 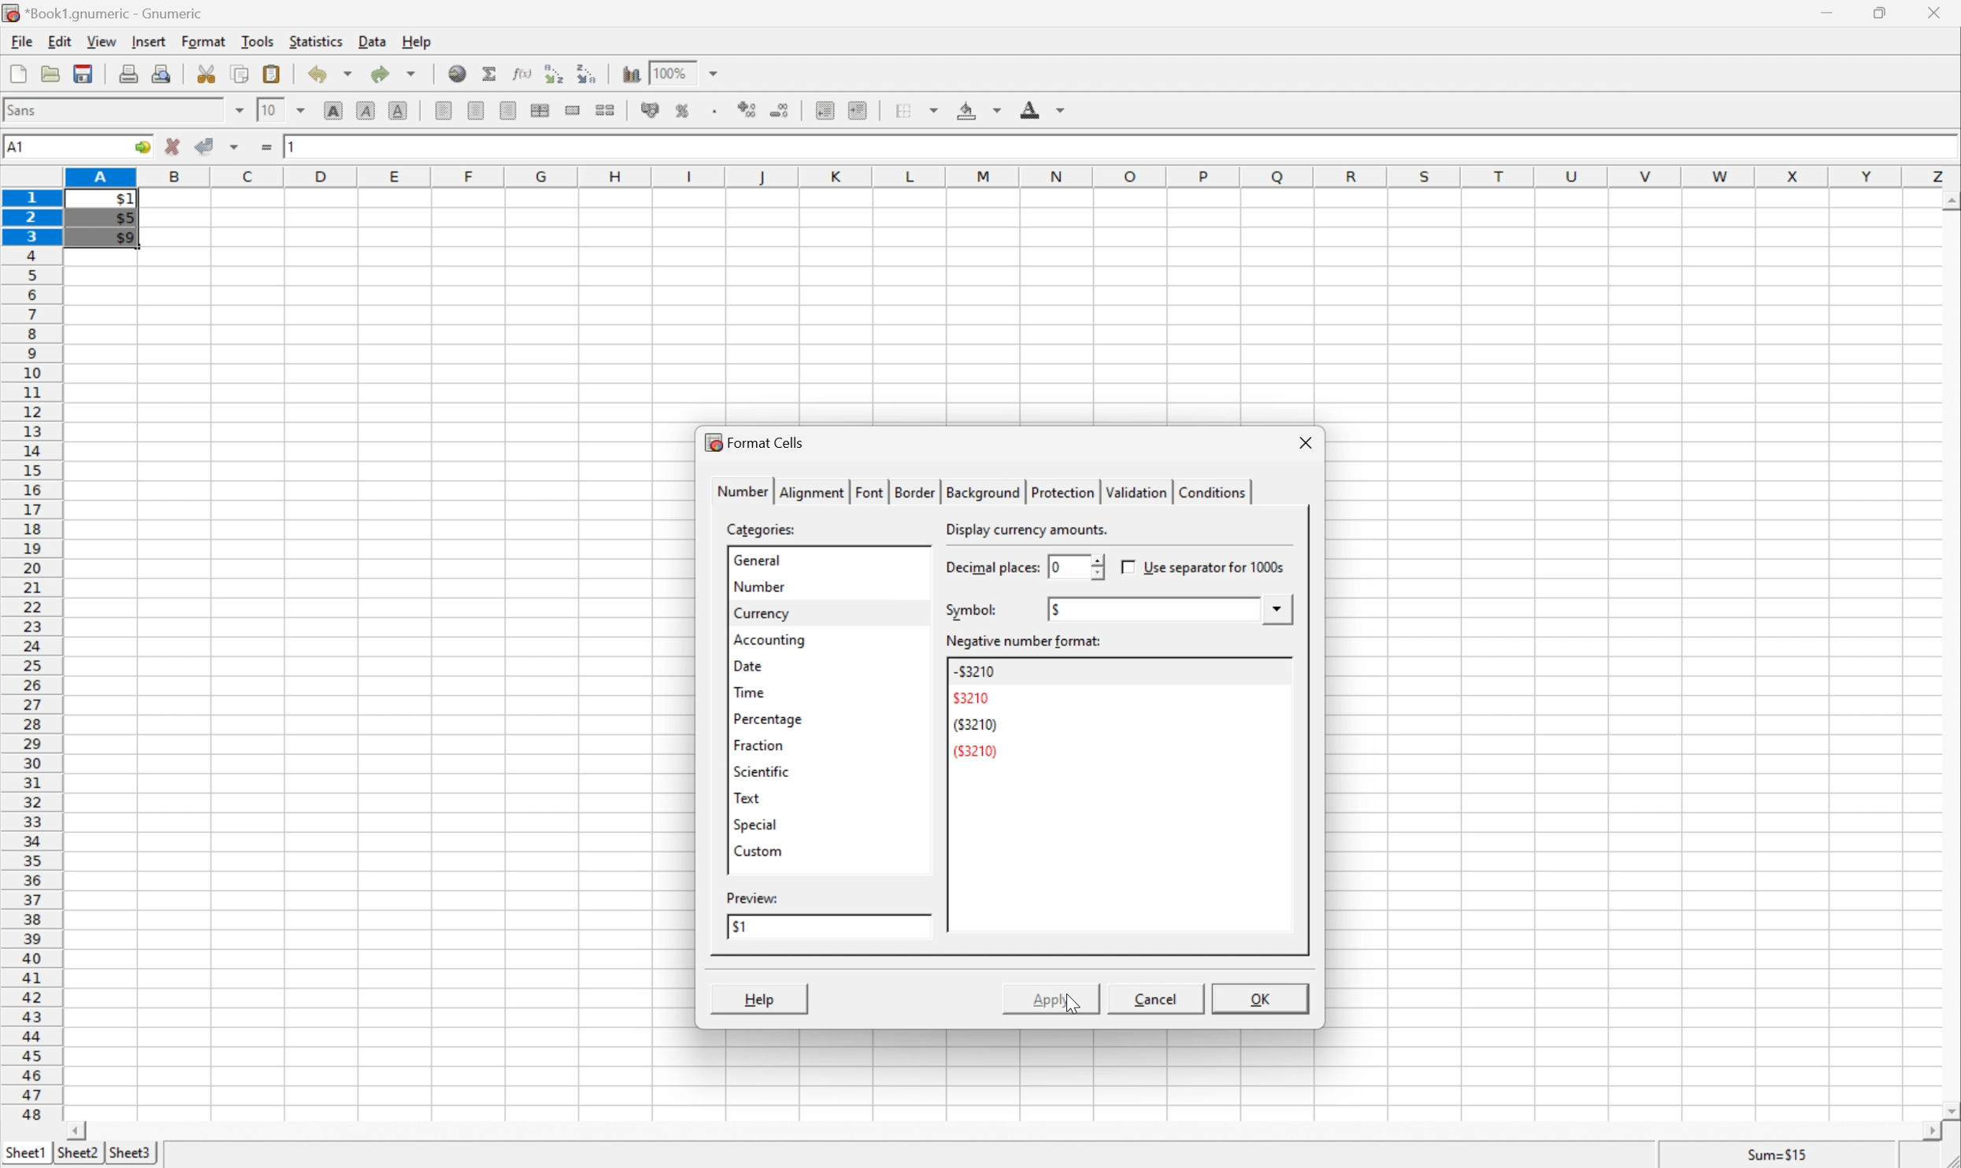 What do you see at coordinates (240, 109) in the screenshot?
I see `drop down` at bounding box center [240, 109].